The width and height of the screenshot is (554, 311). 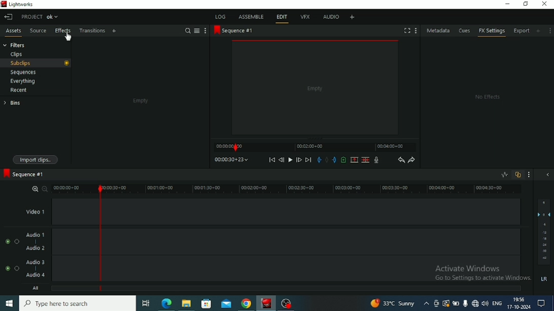 What do you see at coordinates (23, 102) in the screenshot?
I see `Bins` at bounding box center [23, 102].